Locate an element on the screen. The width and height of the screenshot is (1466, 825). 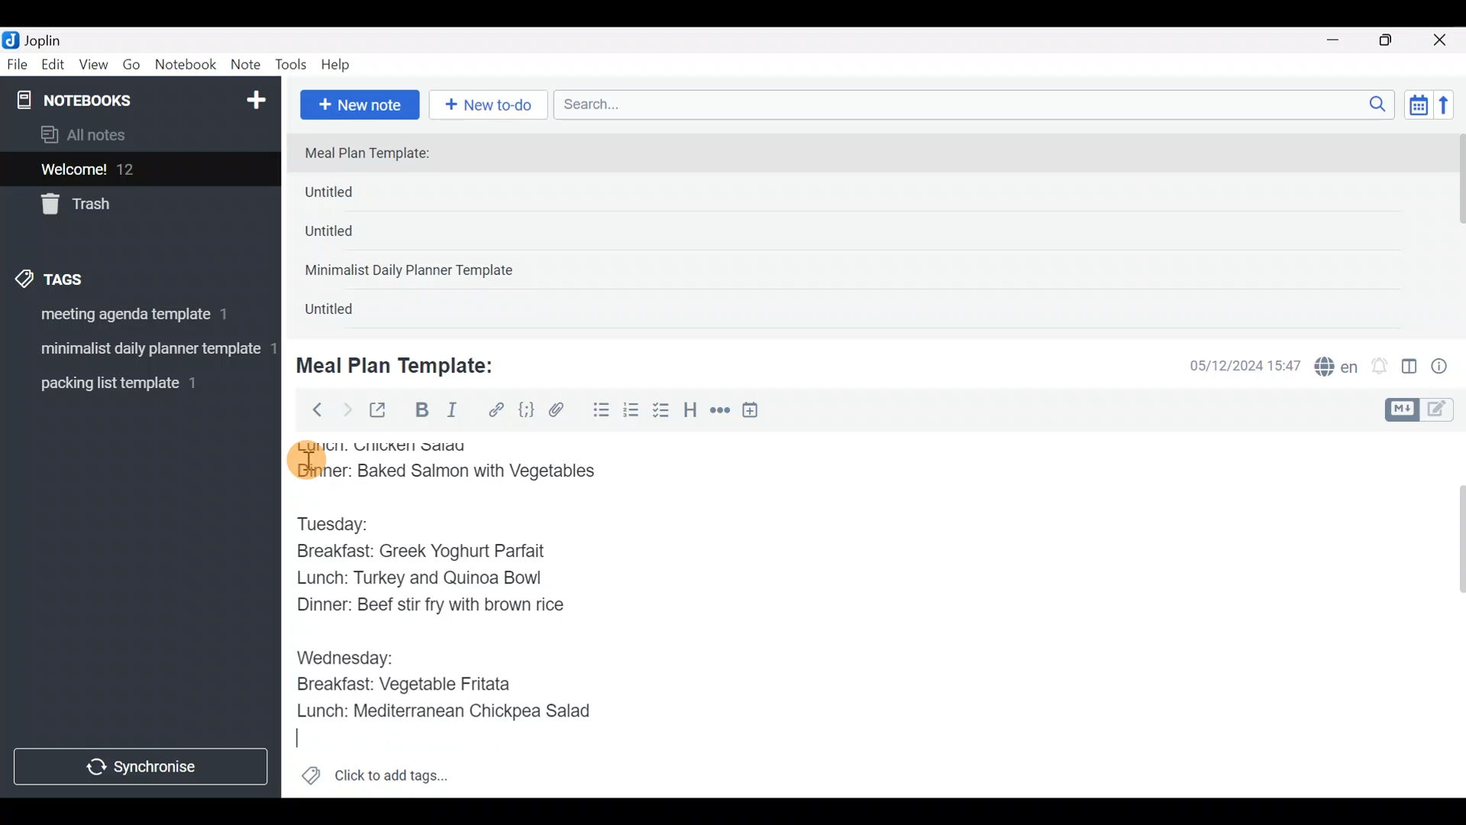
Bulleted list is located at coordinates (598, 411).